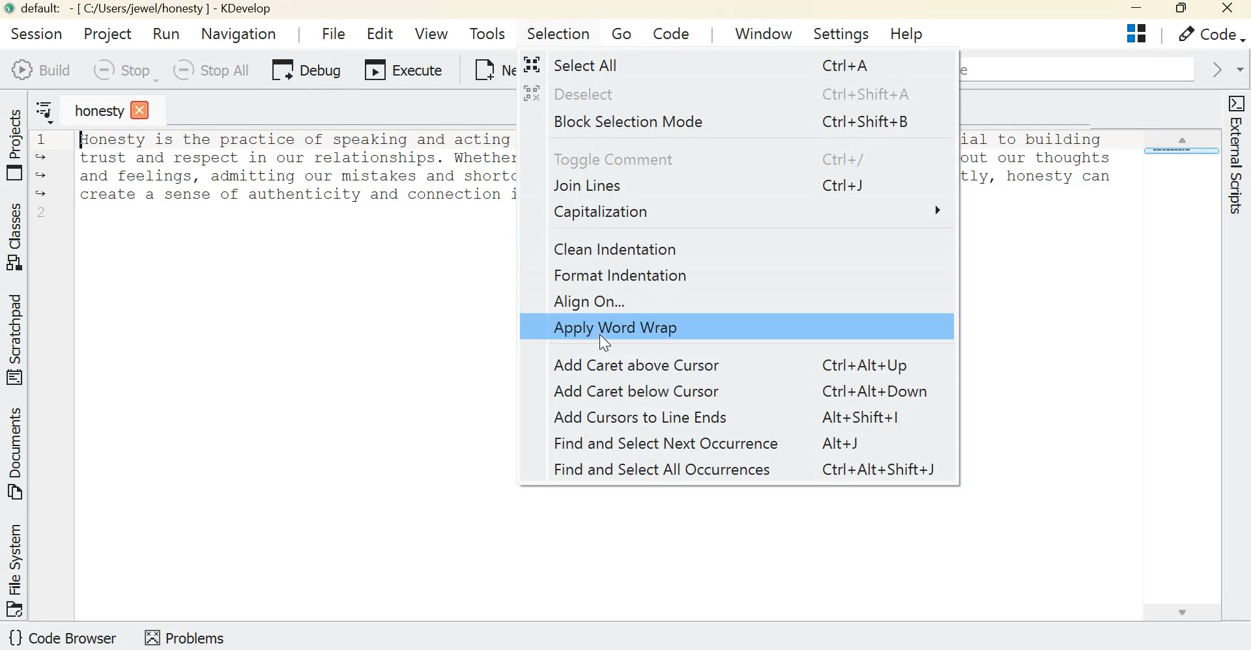 The height and width of the screenshot is (650, 1251). I want to click on Code, so click(674, 33).